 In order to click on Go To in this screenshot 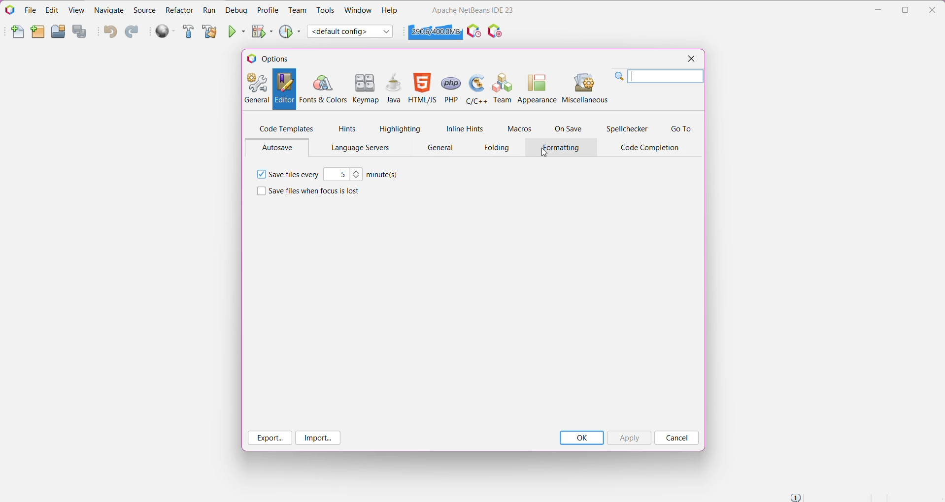, I will do `click(681, 129)`.